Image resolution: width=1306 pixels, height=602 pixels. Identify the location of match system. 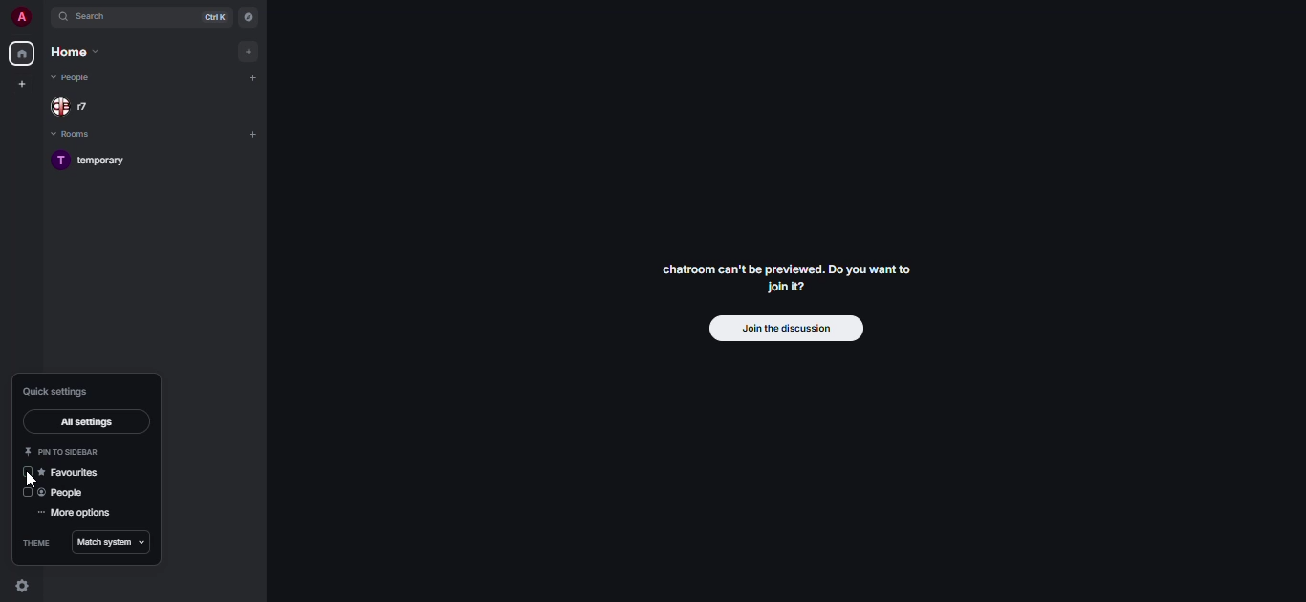
(112, 544).